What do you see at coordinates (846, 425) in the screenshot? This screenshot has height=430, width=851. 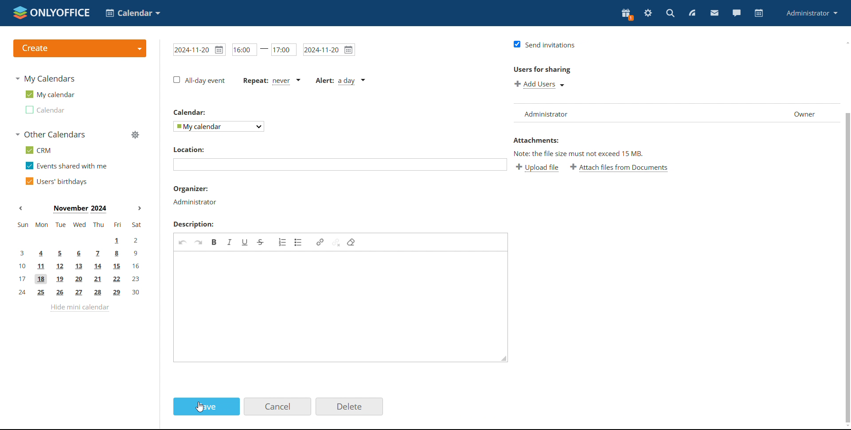 I see `scroll down` at bounding box center [846, 425].